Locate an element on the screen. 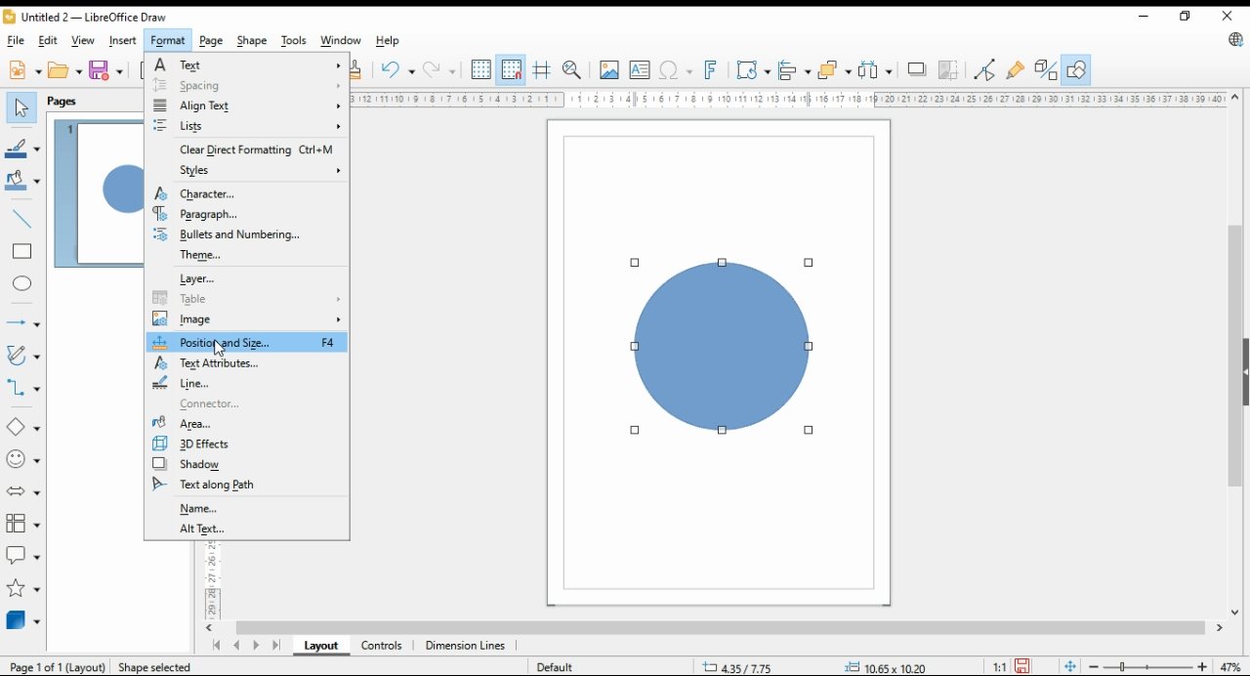 The image size is (1250, 676). scroll bar is located at coordinates (710, 628).